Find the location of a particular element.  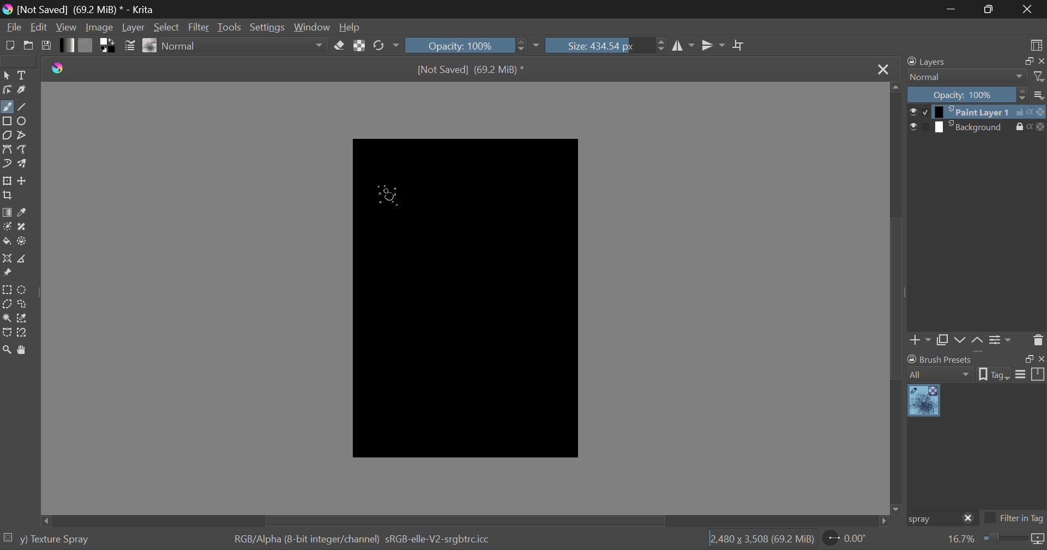

Copy Layer is located at coordinates (942, 341).